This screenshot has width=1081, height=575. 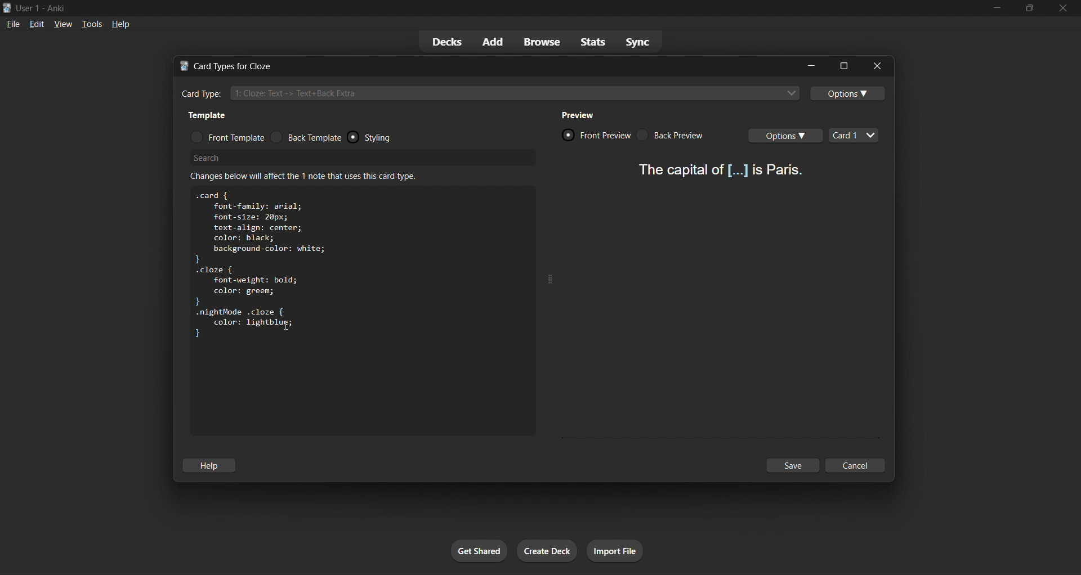 I want to click on close, so click(x=1062, y=7).